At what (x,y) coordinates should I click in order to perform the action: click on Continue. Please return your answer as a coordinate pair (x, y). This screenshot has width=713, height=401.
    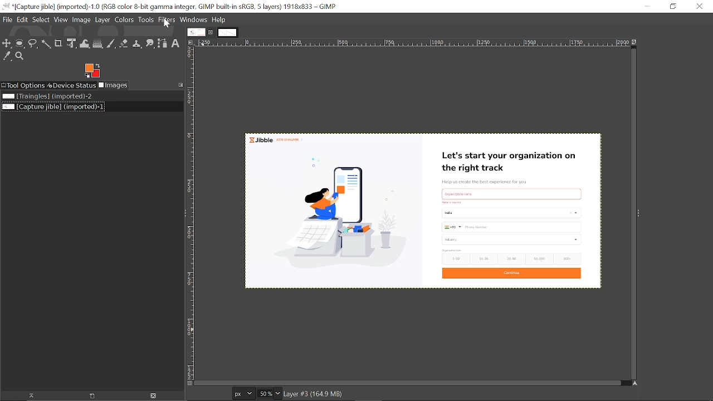
    Looking at the image, I should click on (513, 273).